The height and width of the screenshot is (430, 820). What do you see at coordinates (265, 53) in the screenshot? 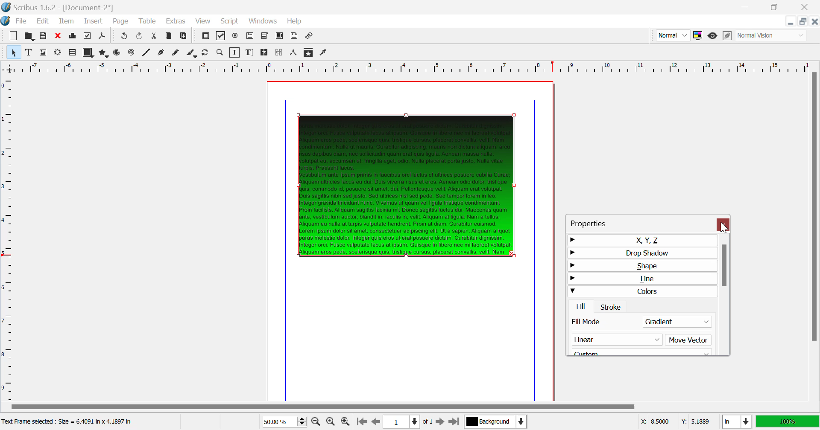
I see `Link Text Frames` at bounding box center [265, 53].